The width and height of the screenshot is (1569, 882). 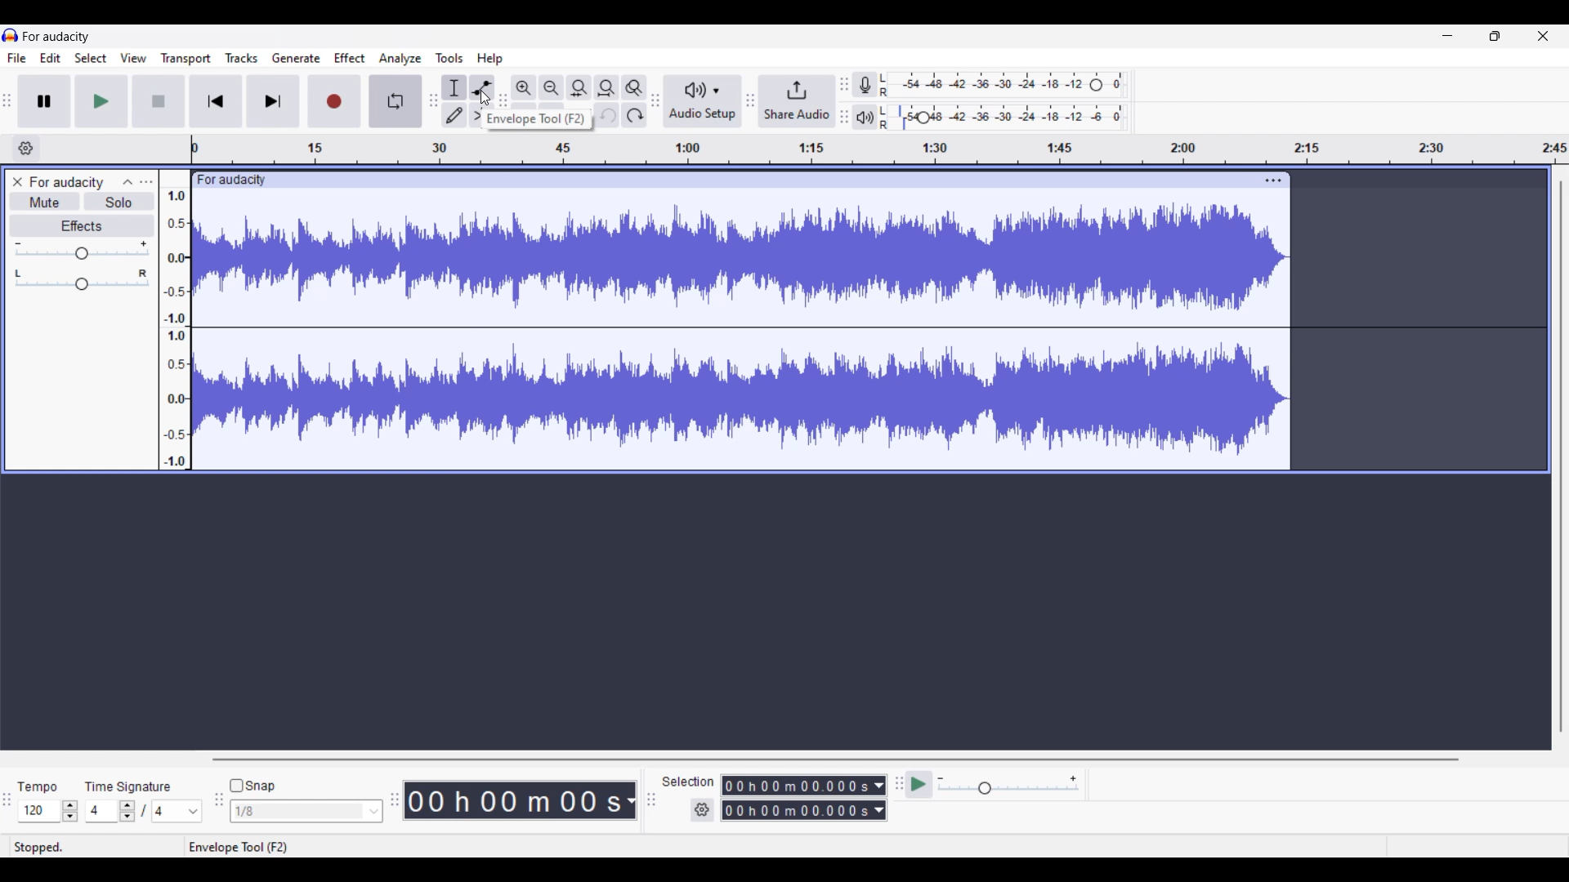 What do you see at coordinates (449, 58) in the screenshot?
I see `Tools` at bounding box center [449, 58].